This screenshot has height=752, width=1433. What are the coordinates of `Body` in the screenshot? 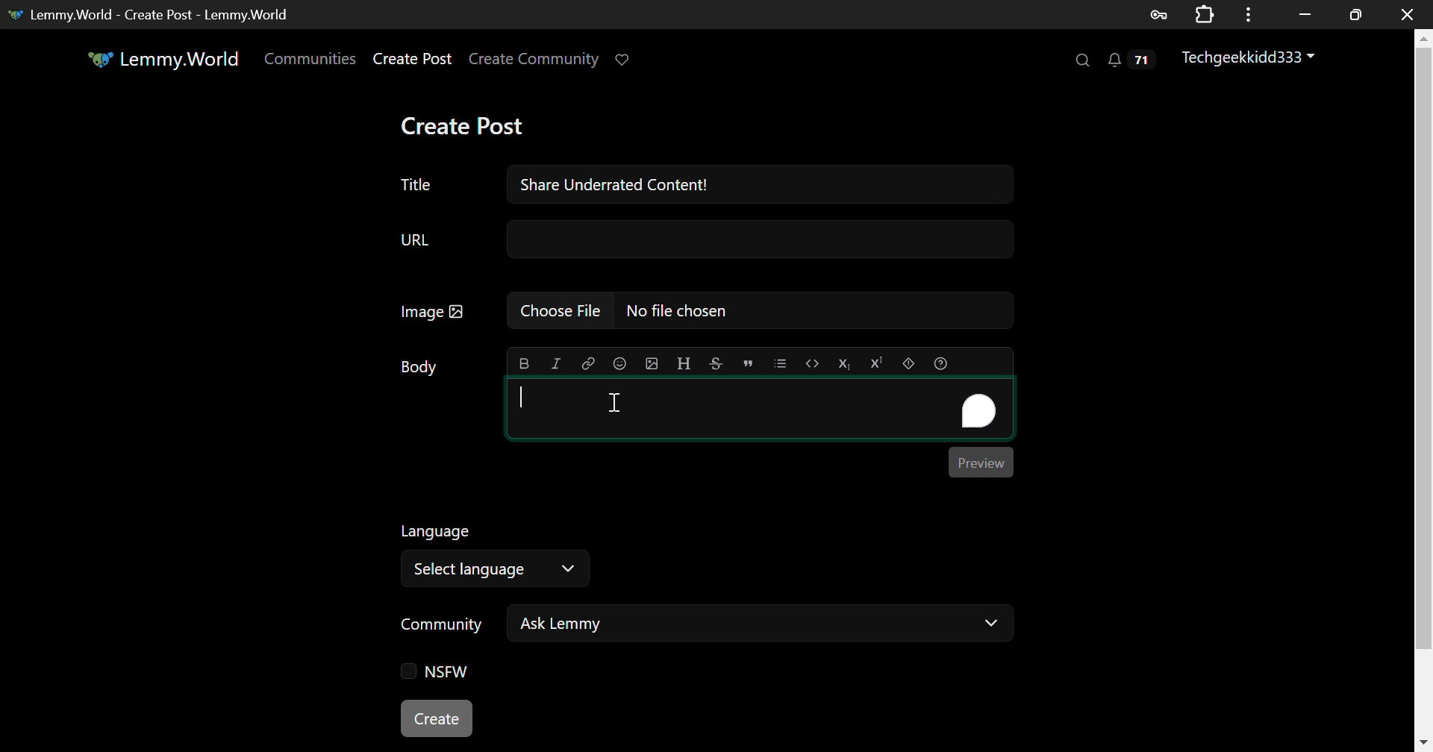 It's located at (420, 367).